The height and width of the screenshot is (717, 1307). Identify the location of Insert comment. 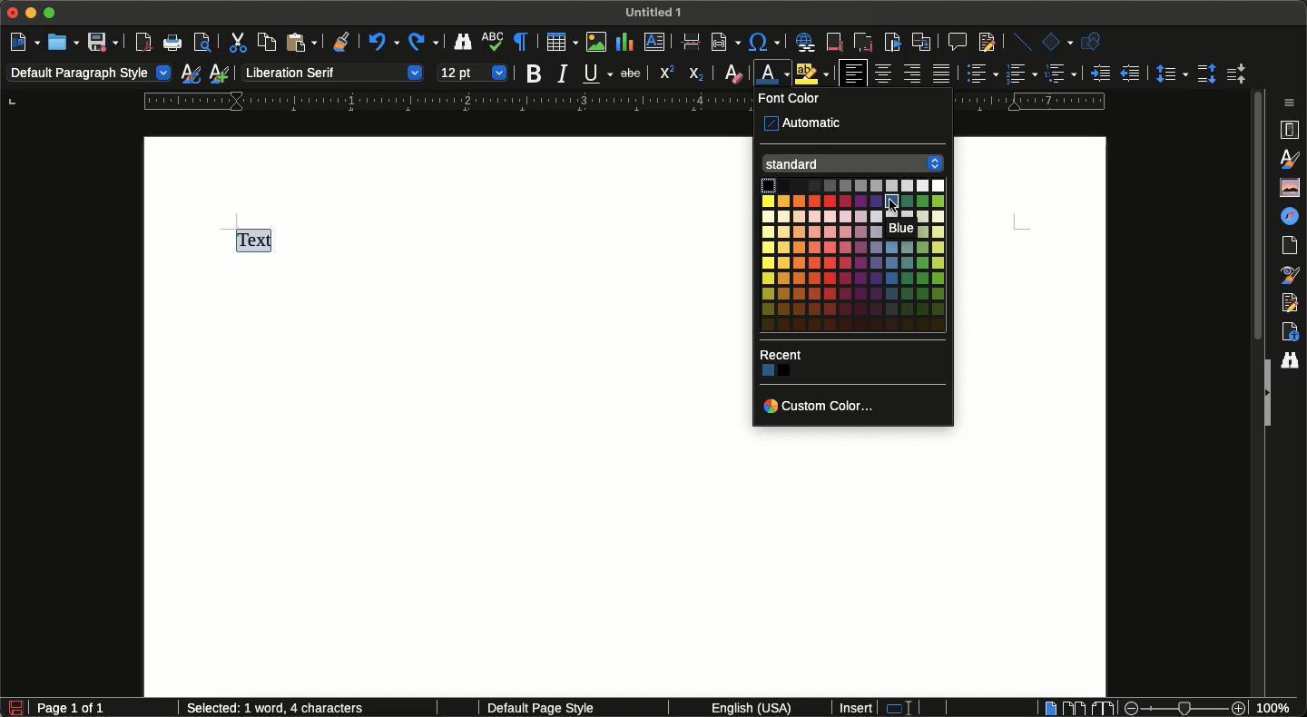
(956, 41).